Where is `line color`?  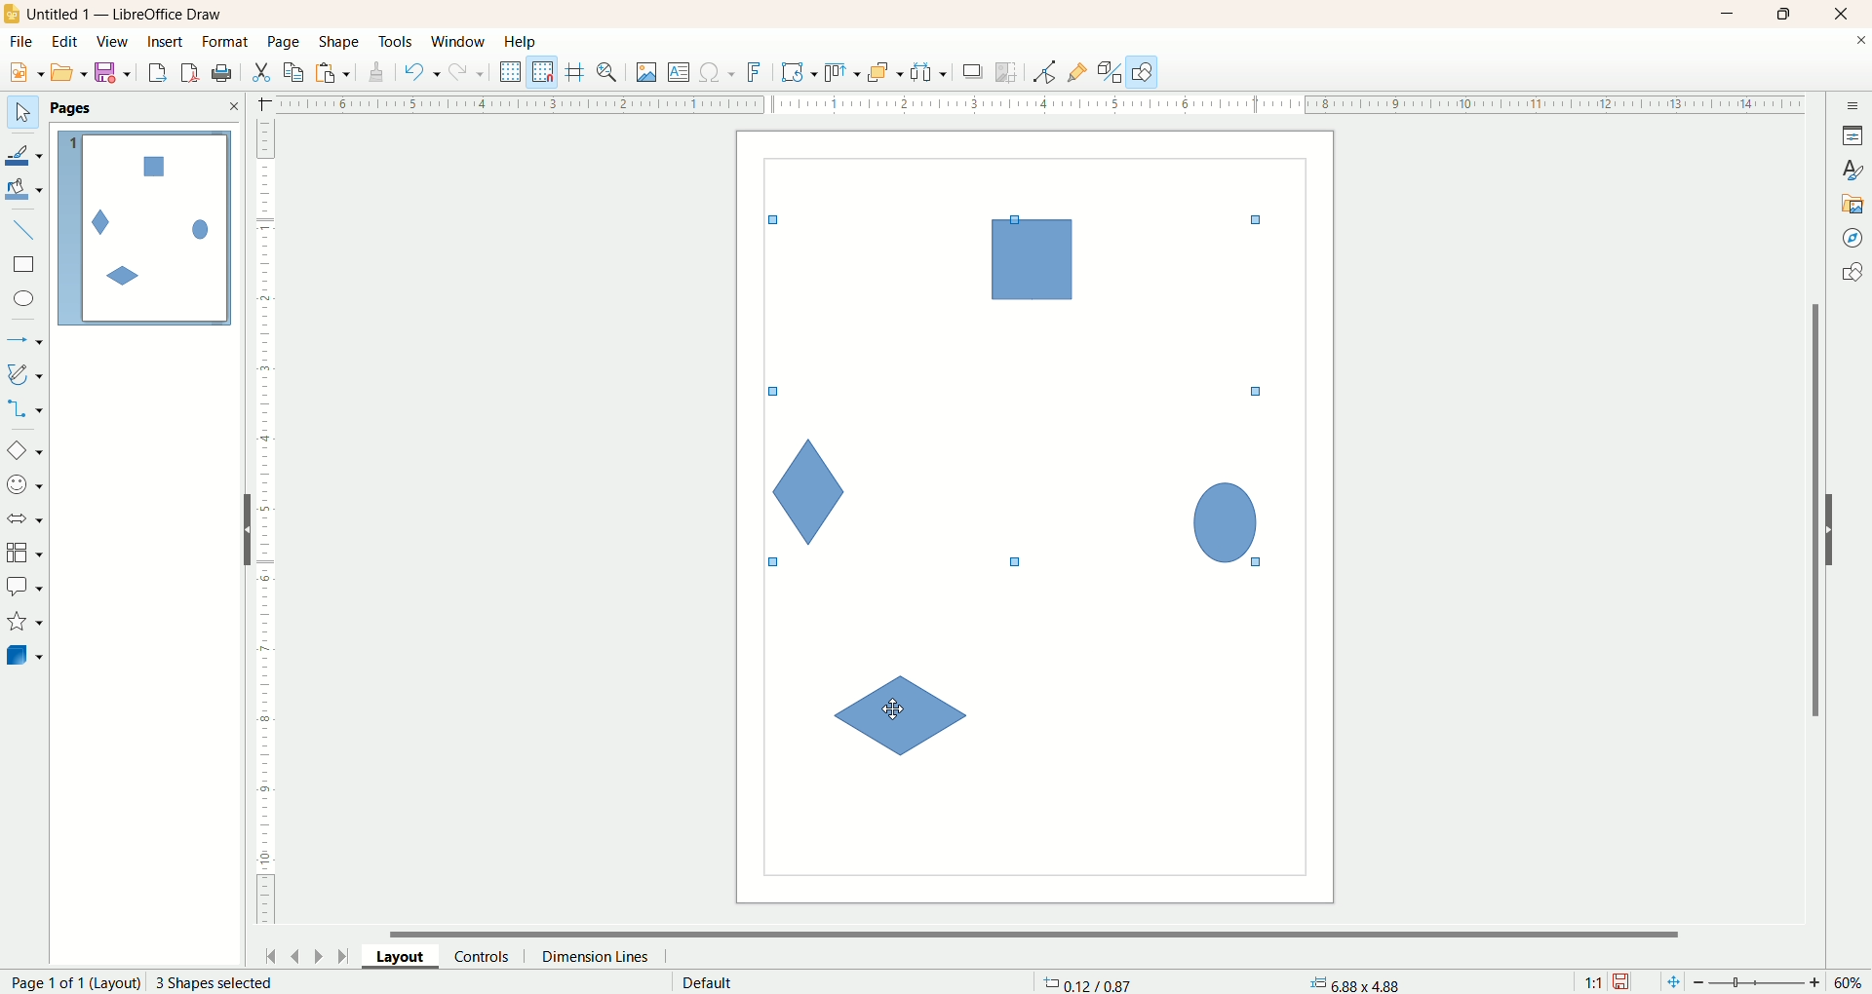
line color is located at coordinates (25, 153).